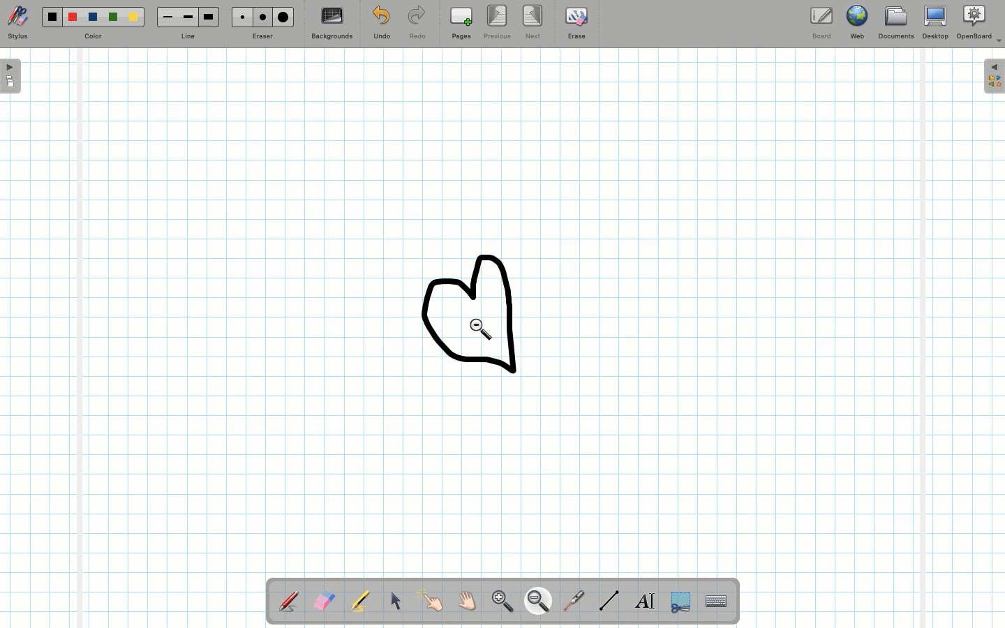  I want to click on Pointer, so click(433, 601).